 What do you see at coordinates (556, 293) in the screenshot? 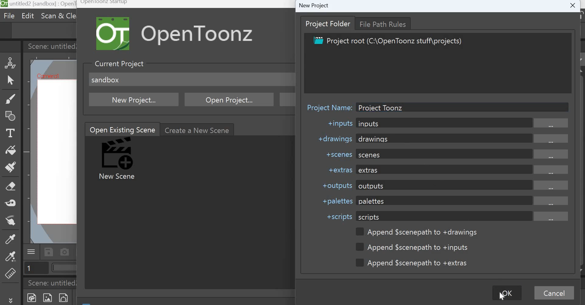
I see `Cancel` at bounding box center [556, 293].